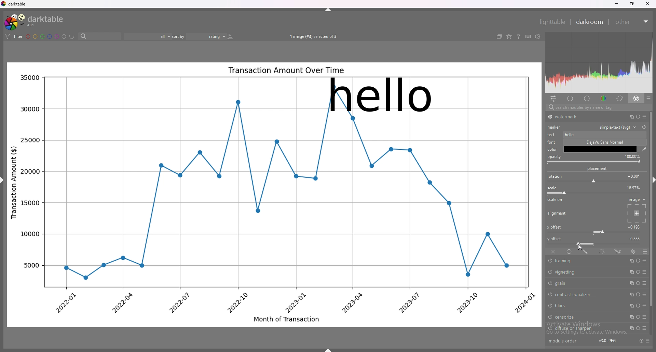 This screenshot has height=352, width=656. I want to click on module order, so click(566, 341).